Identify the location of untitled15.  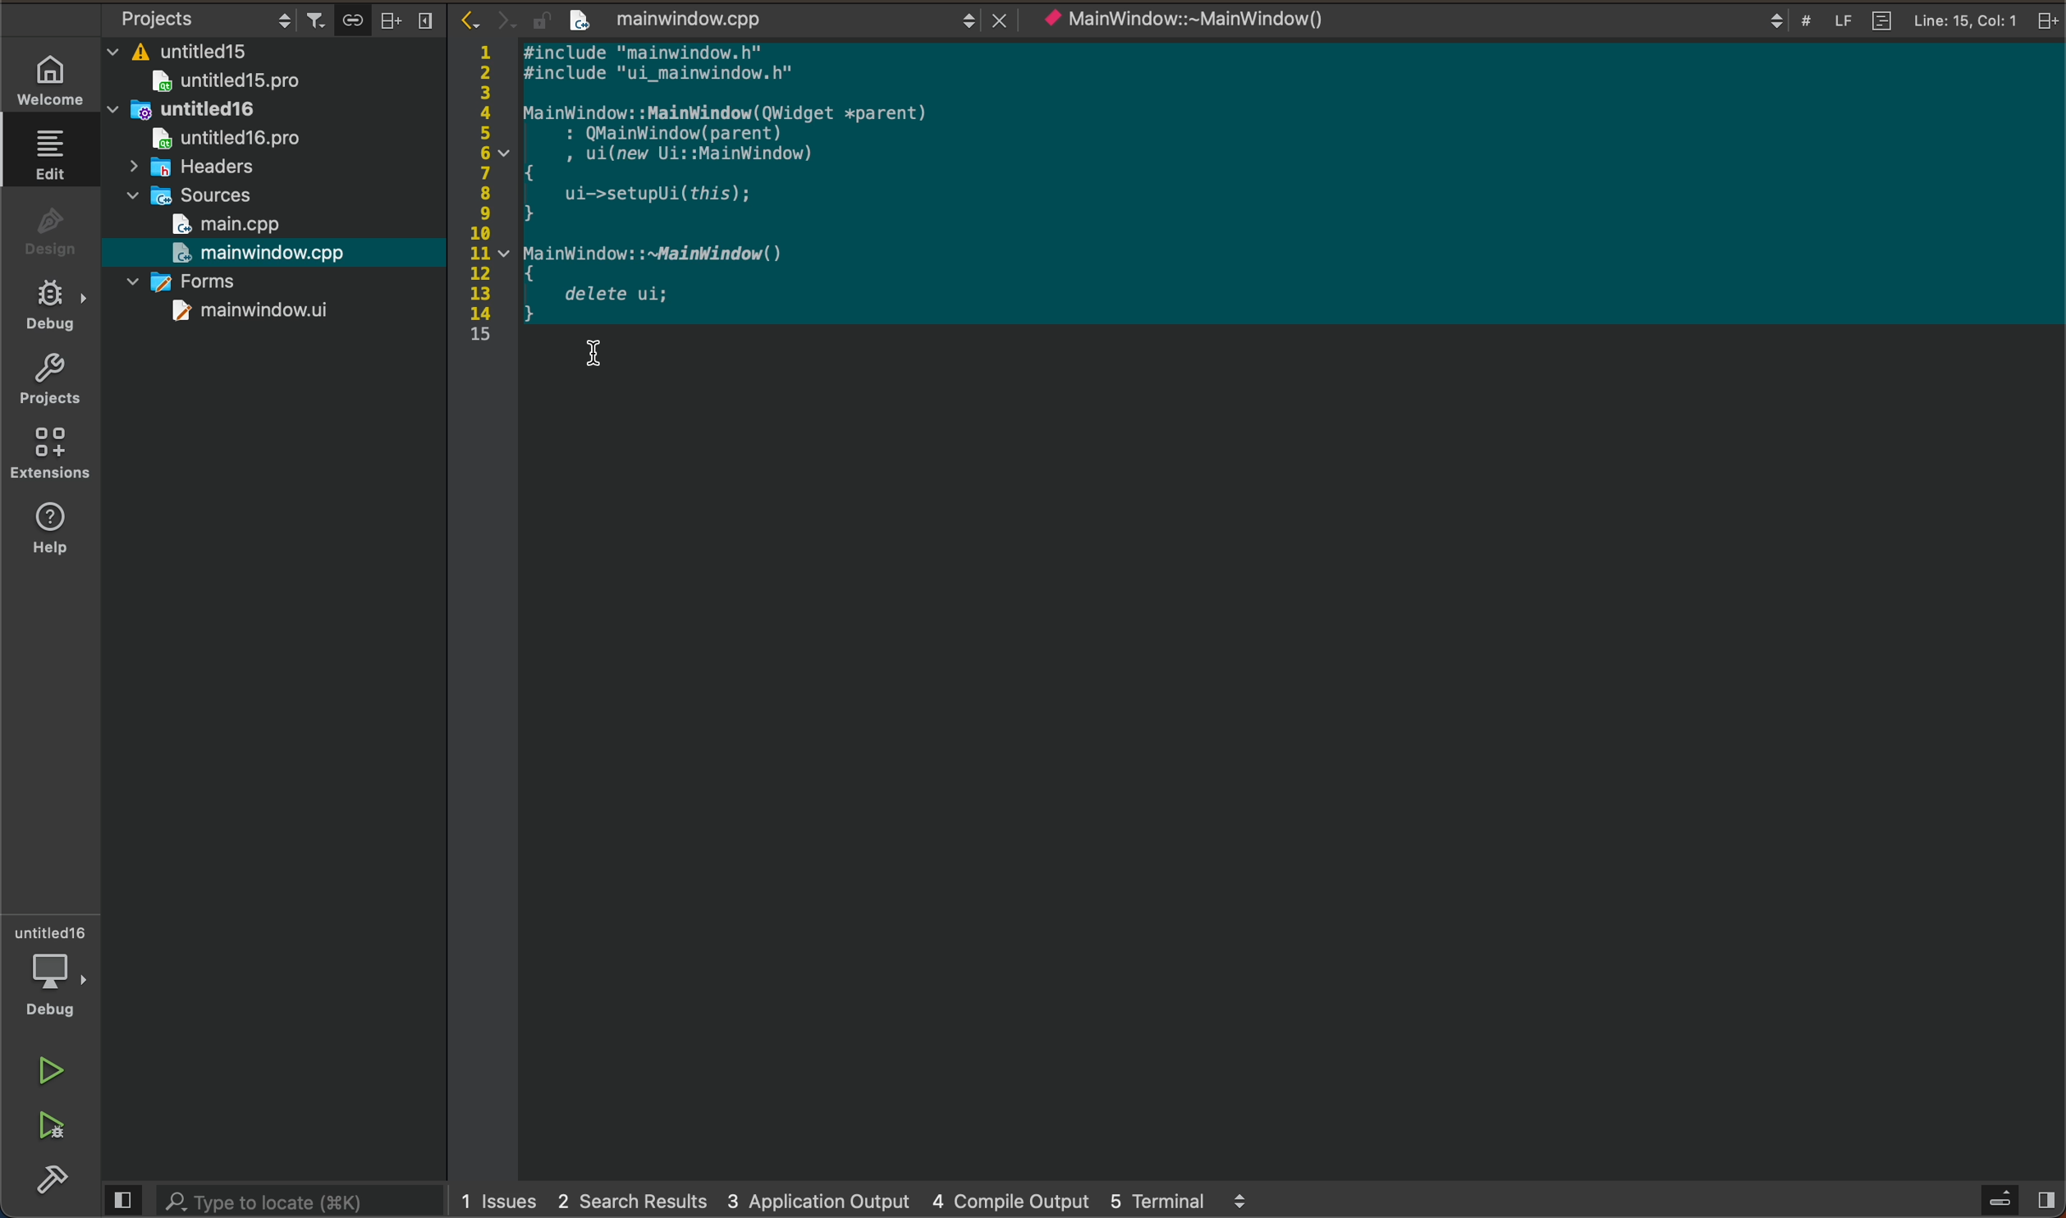
(198, 47).